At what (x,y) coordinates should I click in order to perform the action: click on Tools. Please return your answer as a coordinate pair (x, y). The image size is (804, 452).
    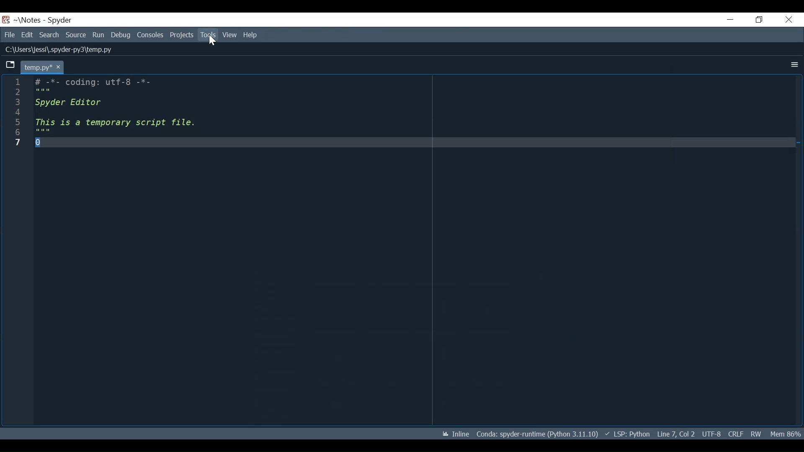
    Looking at the image, I should click on (209, 35).